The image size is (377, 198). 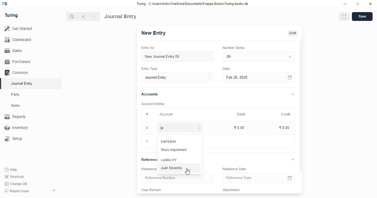 What do you see at coordinates (293, 95) in the screenshot?
I see `toggle expand/collapse` at bounding box center [293, 95].